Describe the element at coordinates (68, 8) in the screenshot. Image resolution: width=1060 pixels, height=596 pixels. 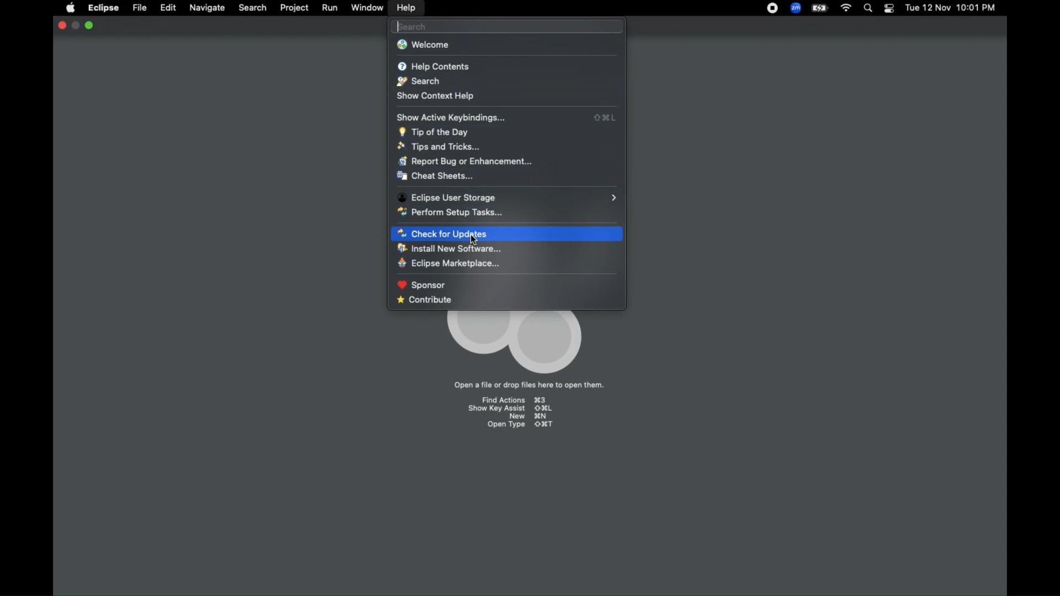
I see `Apple Desktop Icon` at that location.